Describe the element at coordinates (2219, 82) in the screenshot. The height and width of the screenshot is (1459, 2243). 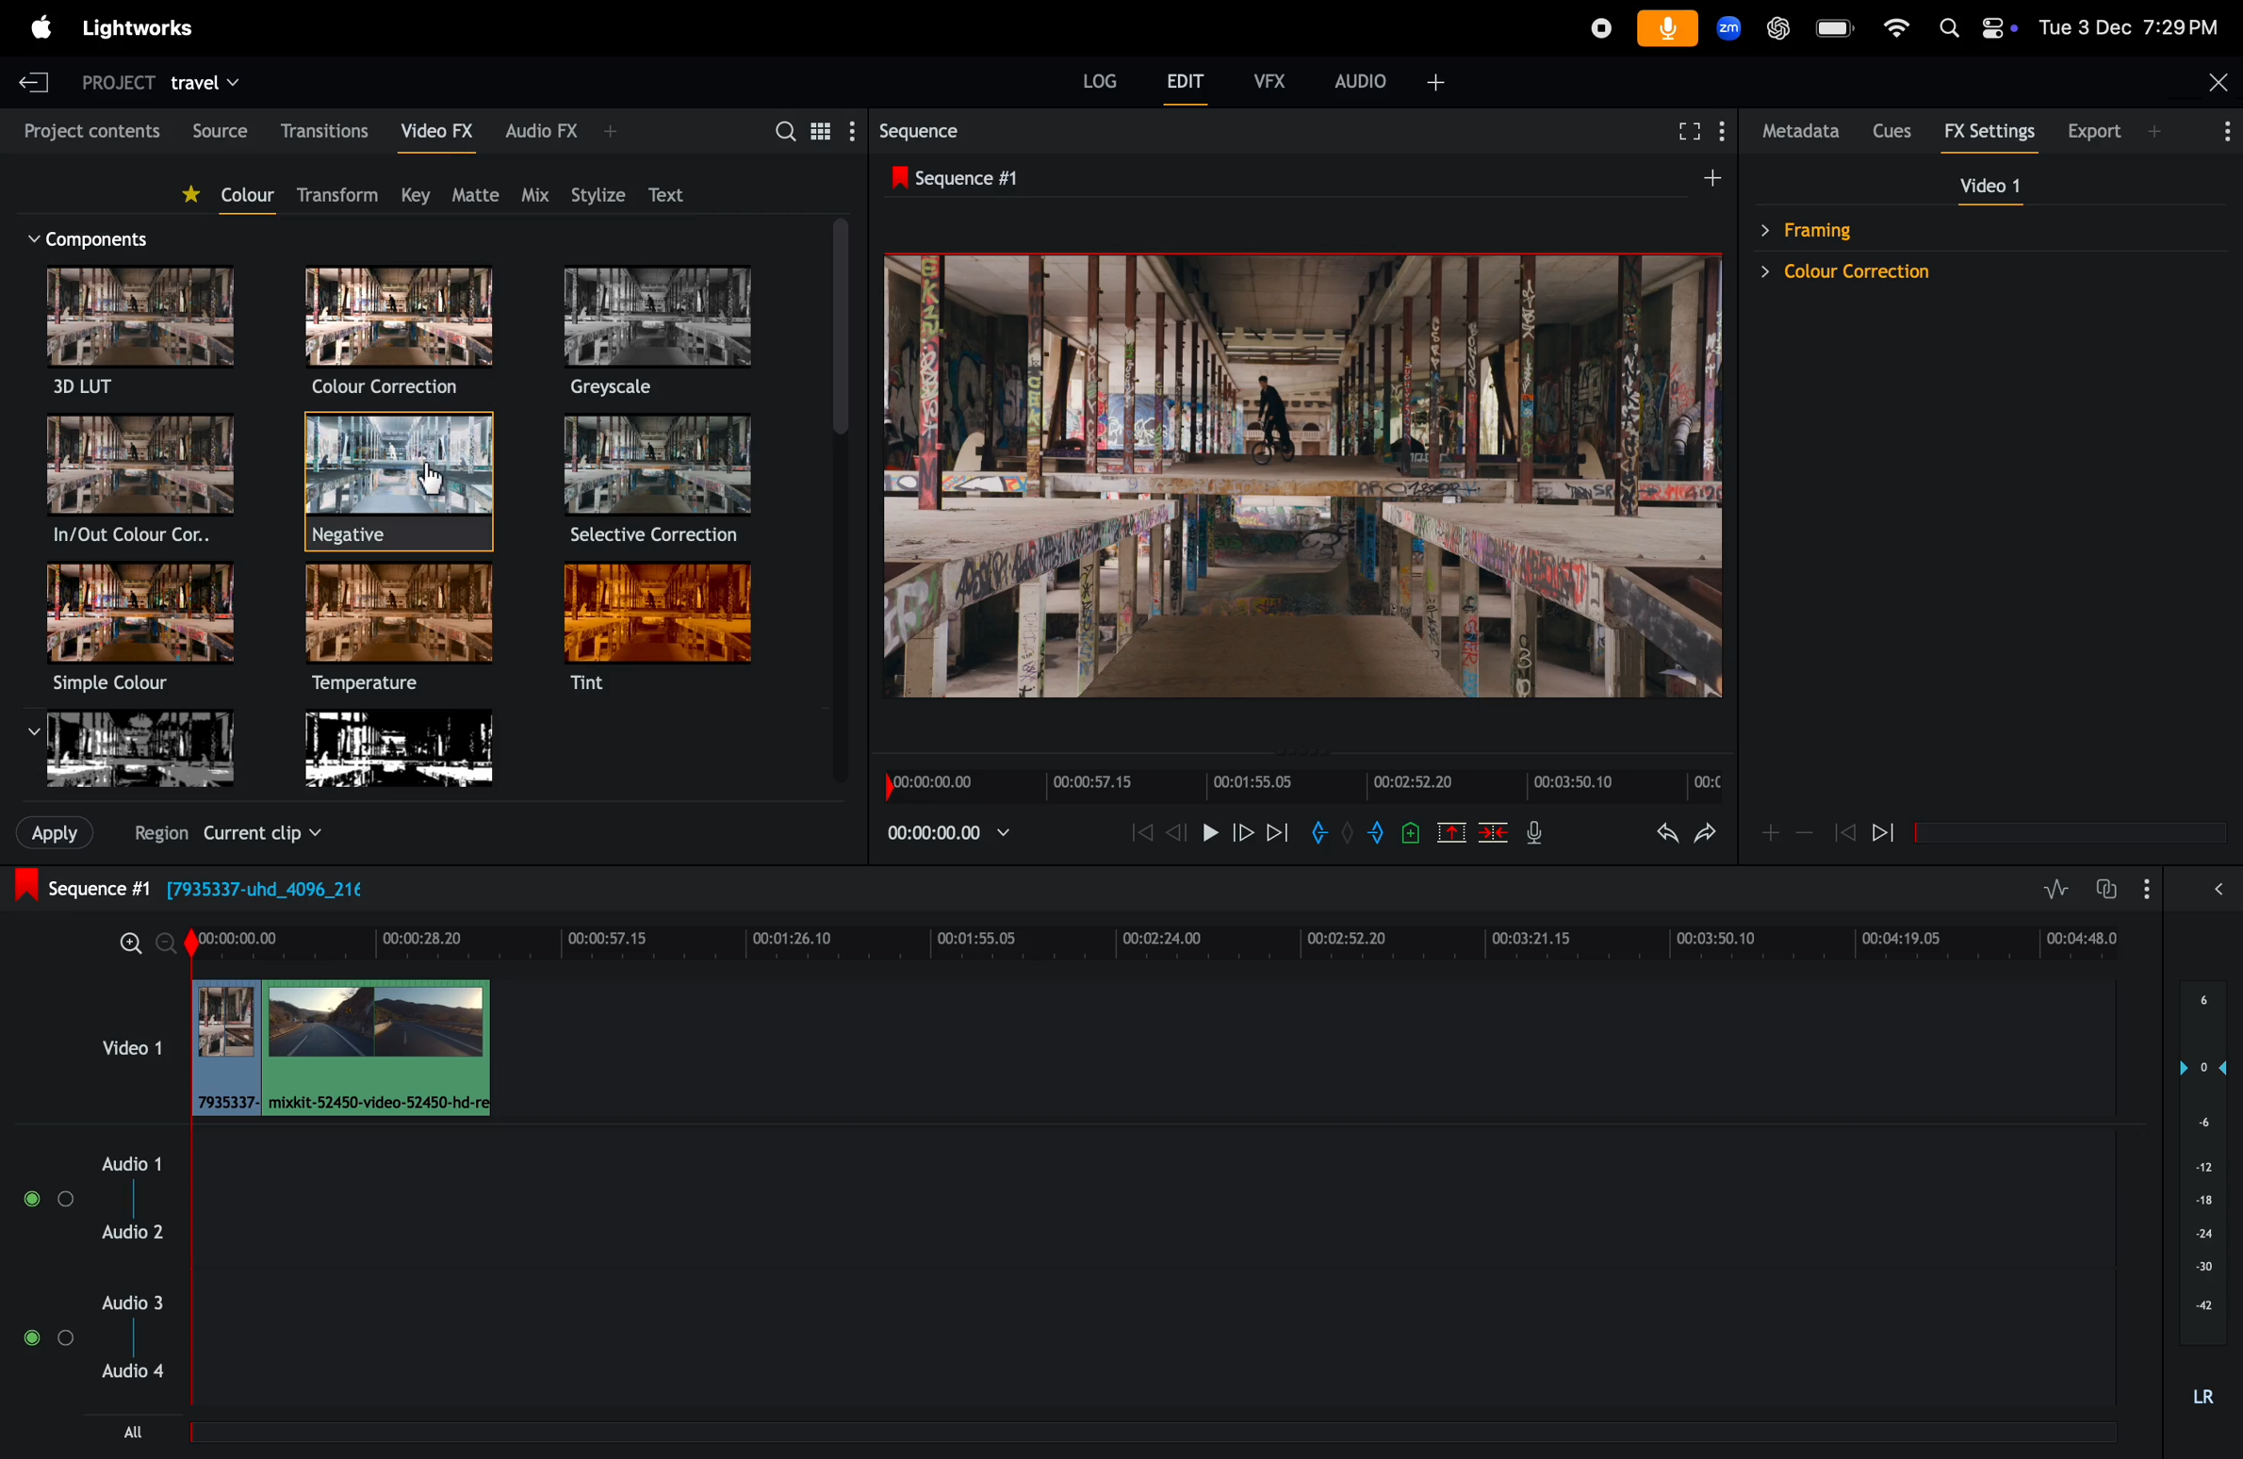
I see `Close` at that location.